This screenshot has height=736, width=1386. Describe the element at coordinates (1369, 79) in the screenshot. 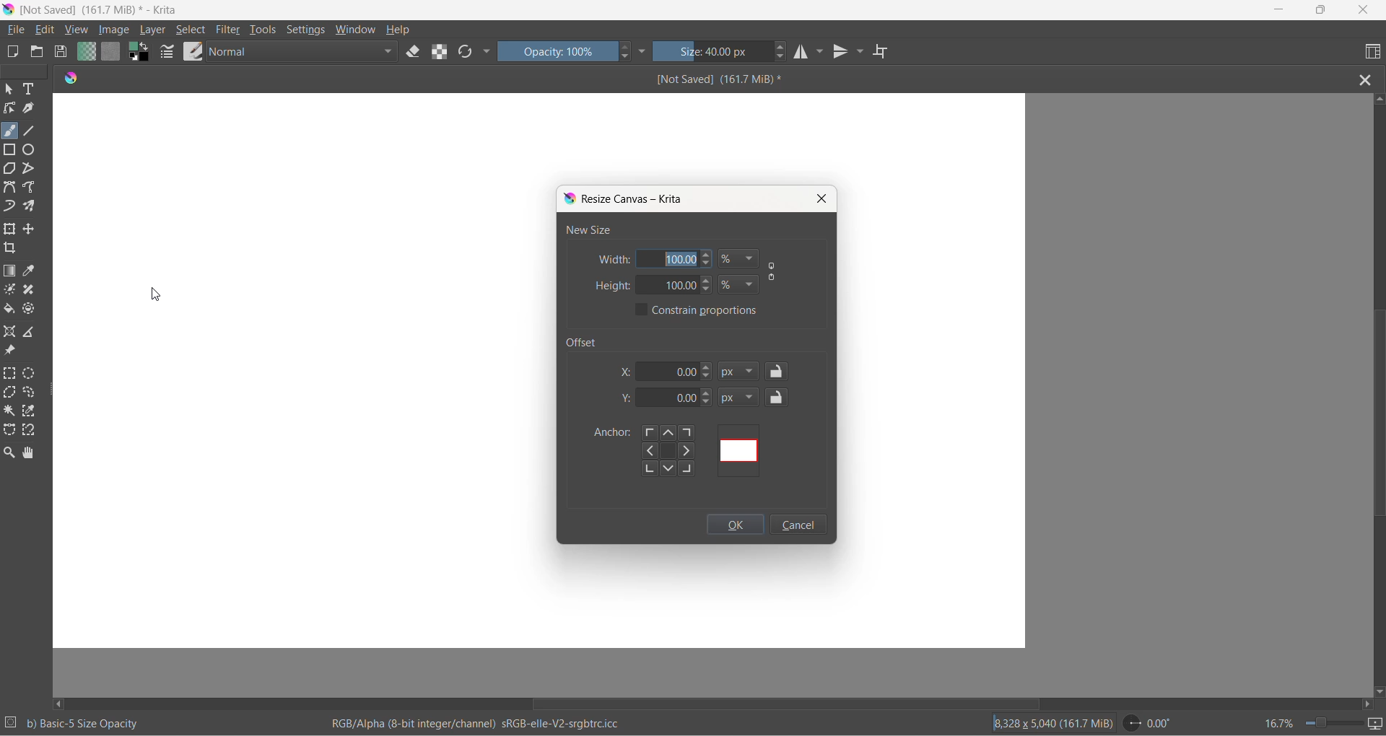

I see `close file` at that location.